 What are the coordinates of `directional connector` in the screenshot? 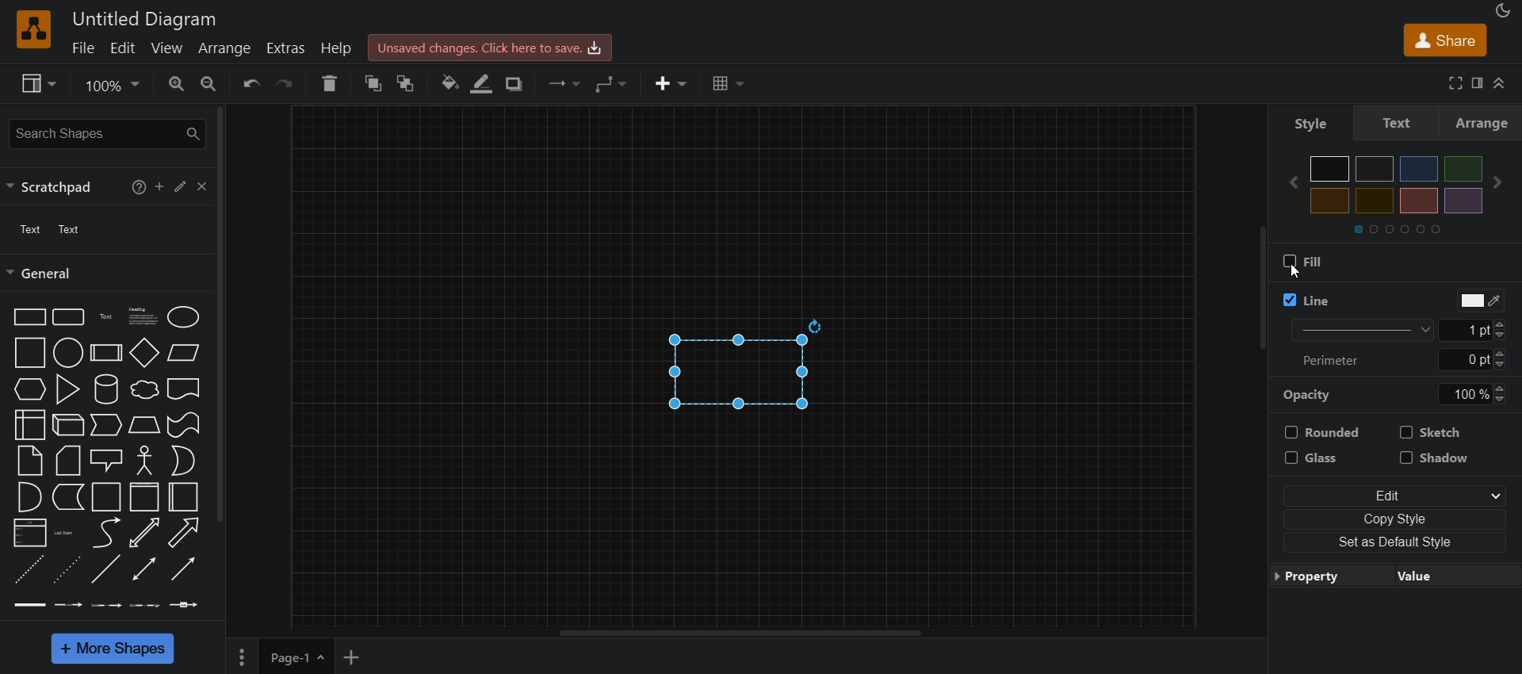 It's located at (182, 569).